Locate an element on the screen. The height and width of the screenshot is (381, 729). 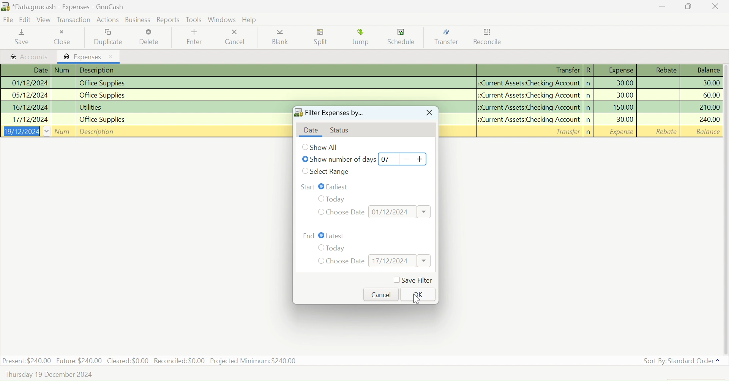
Business is located at coordinates (139, 20).